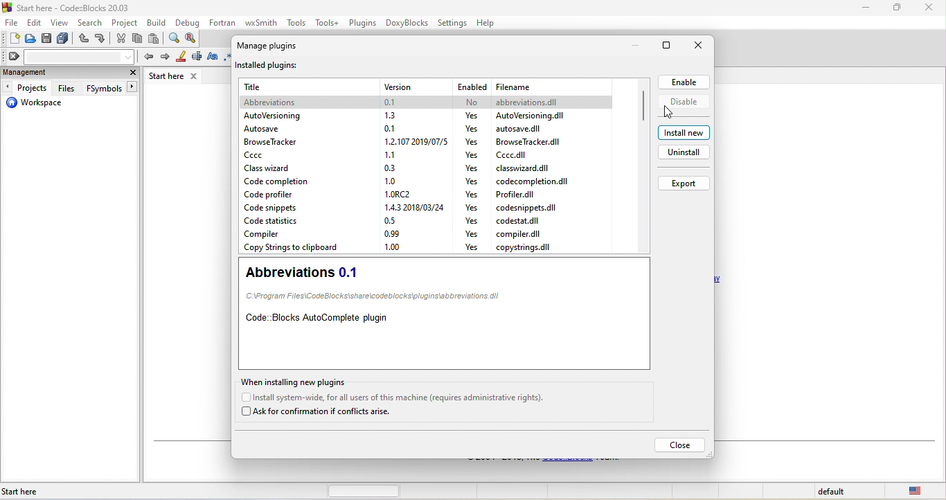  What do you see at coordinates (137, 38) in the screenshot?
I see `copy` at bounding box center [137, 38].